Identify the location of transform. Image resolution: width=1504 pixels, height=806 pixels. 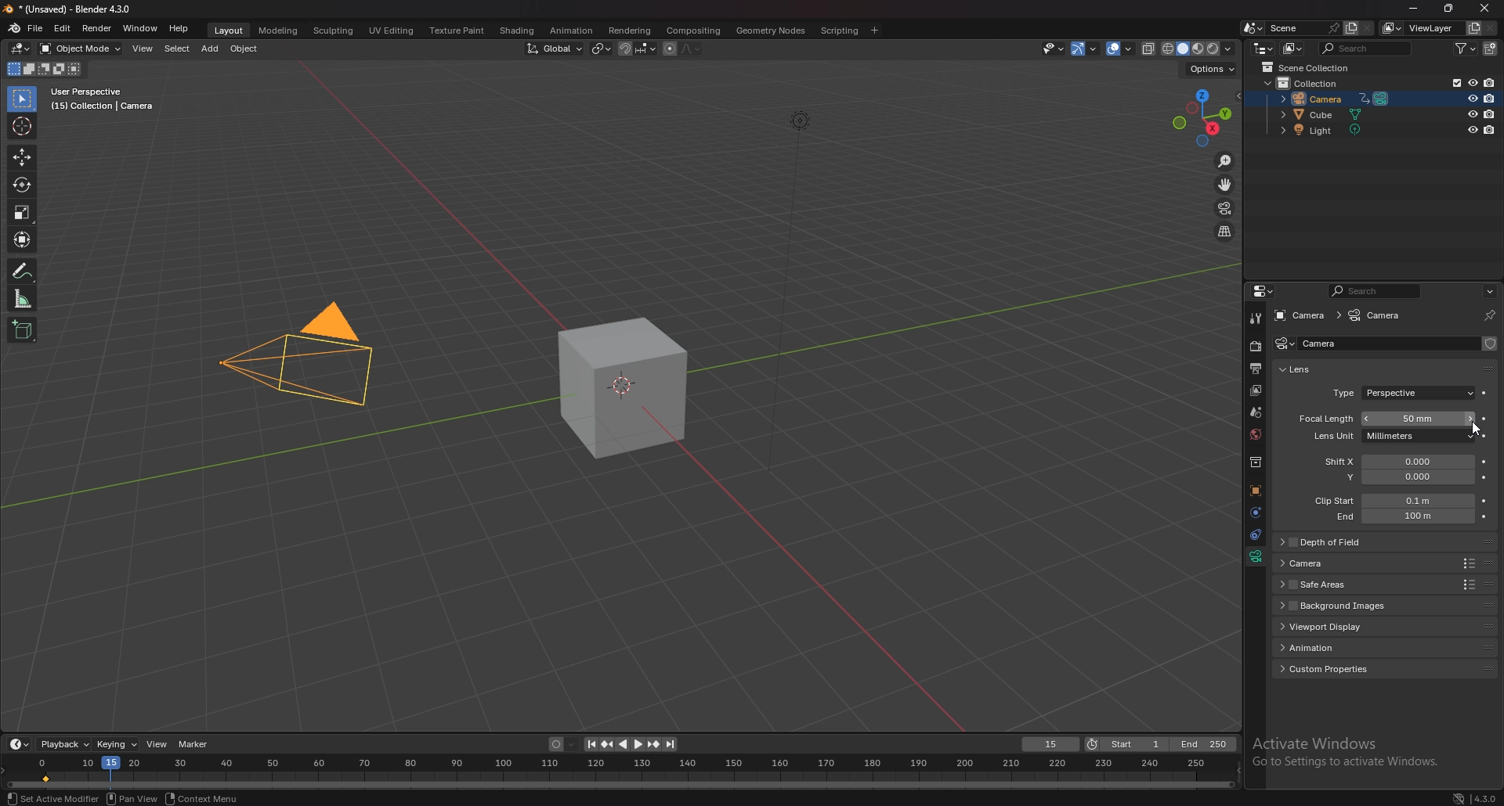
(21, 238).